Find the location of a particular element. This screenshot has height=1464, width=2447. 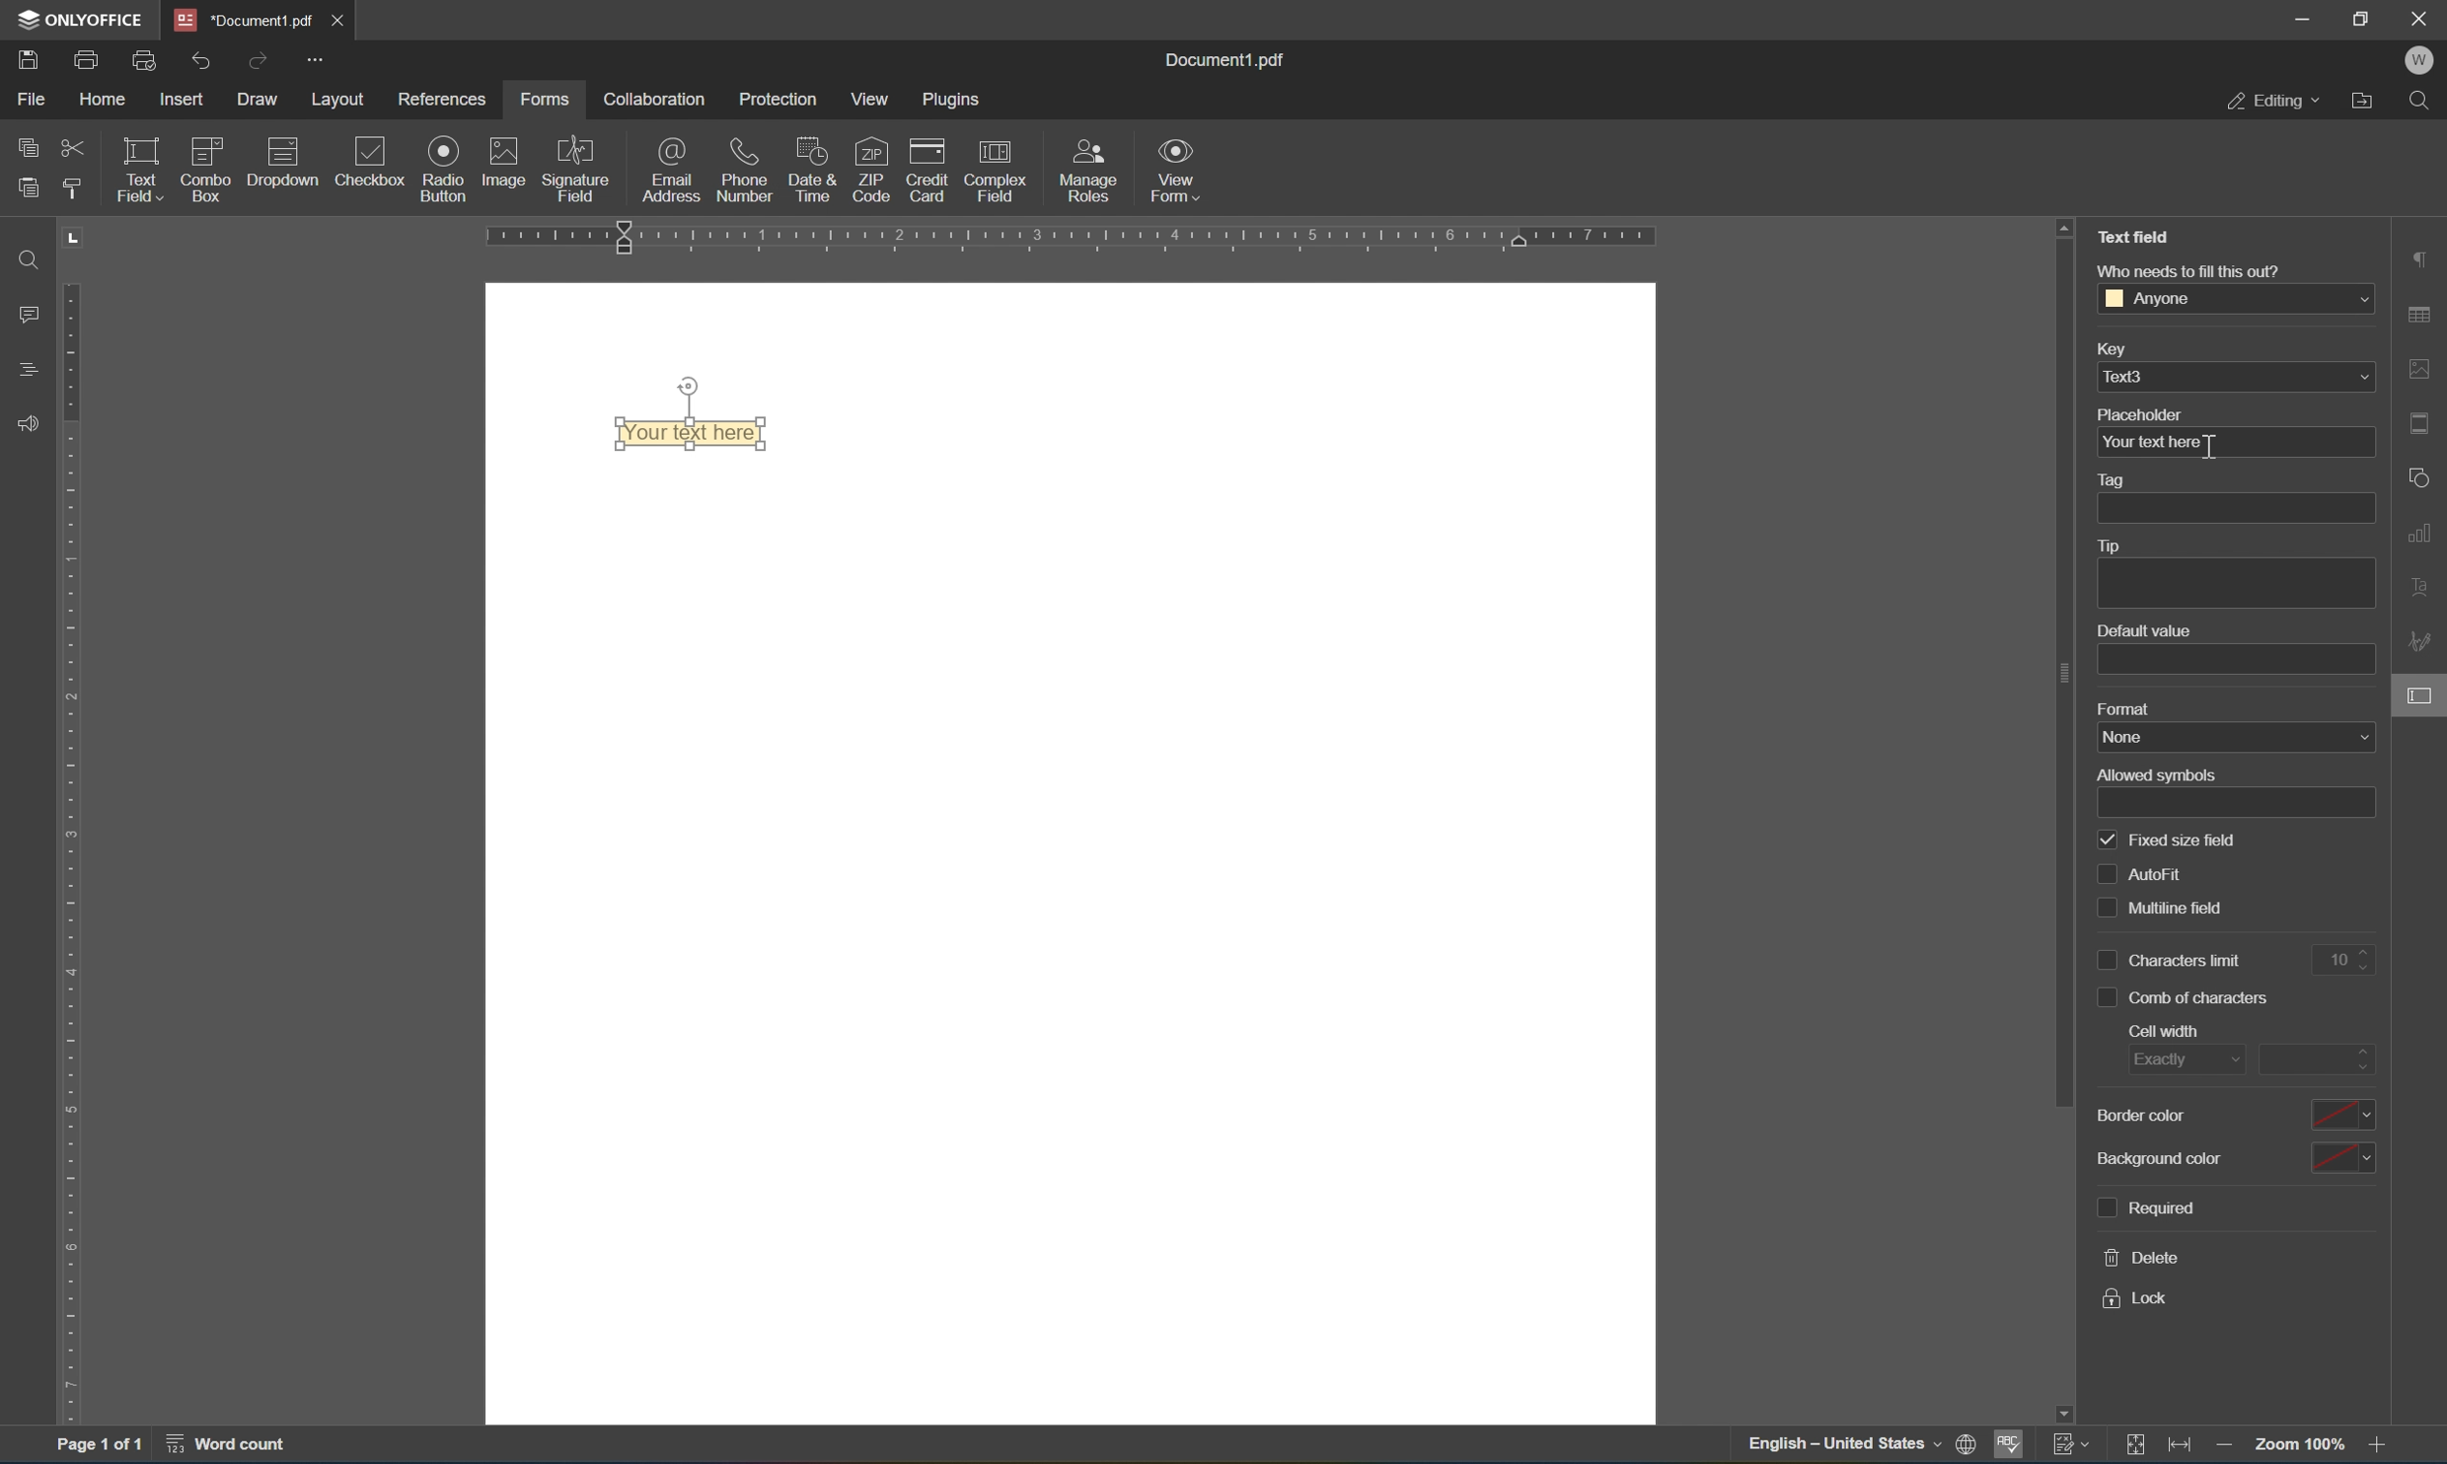

border color is located at coordinates (2232, 1116).